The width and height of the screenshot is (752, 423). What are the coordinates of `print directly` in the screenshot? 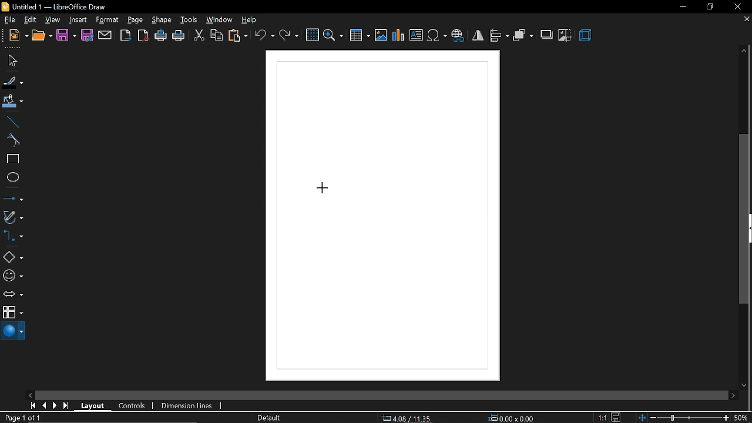 It's located at (161, 36).